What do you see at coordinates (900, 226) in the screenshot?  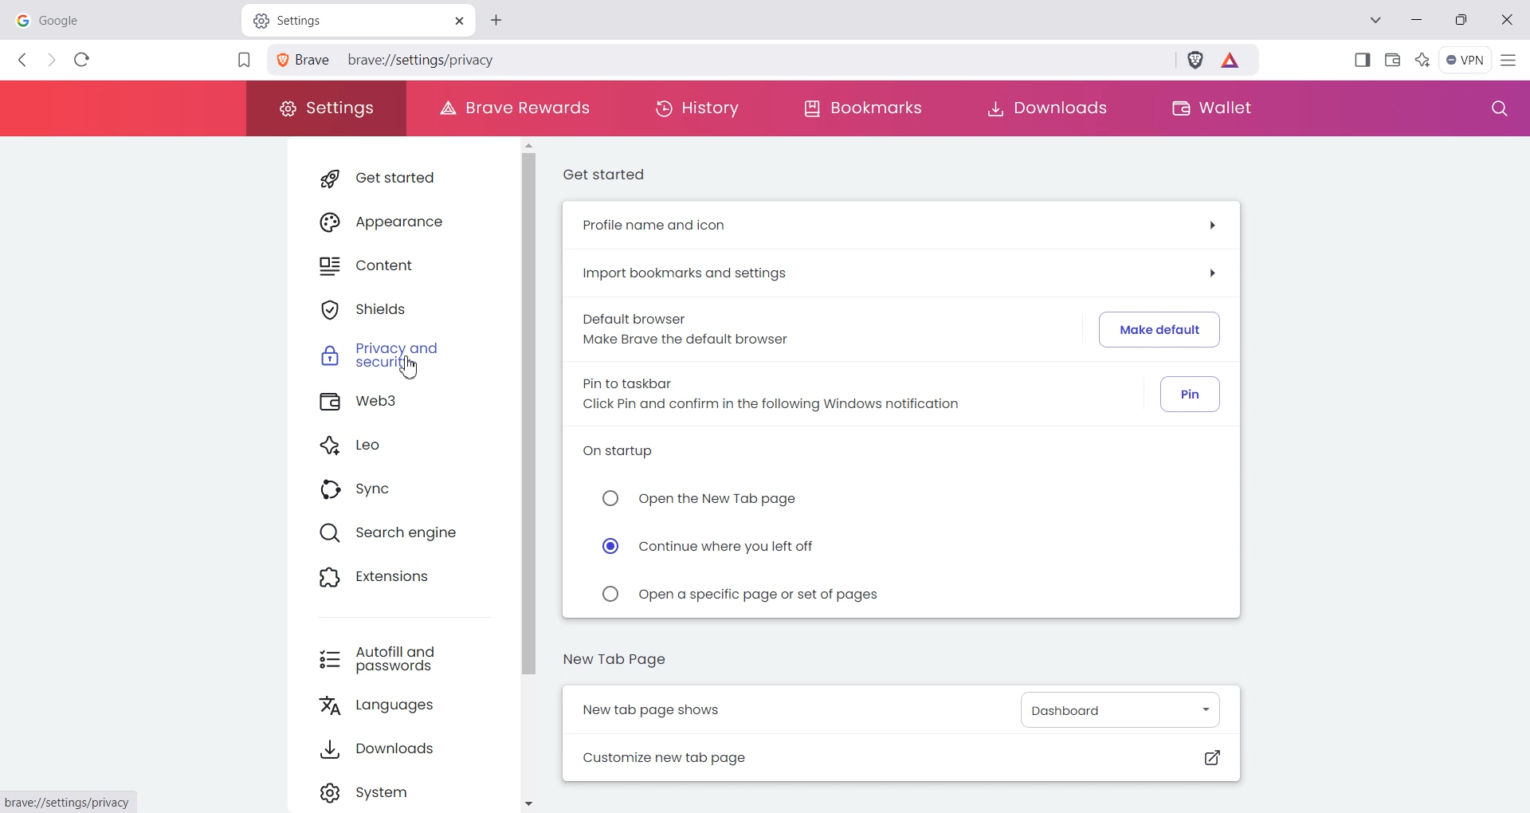 I see `Profile name and icon` at bounding box center [900, 226].